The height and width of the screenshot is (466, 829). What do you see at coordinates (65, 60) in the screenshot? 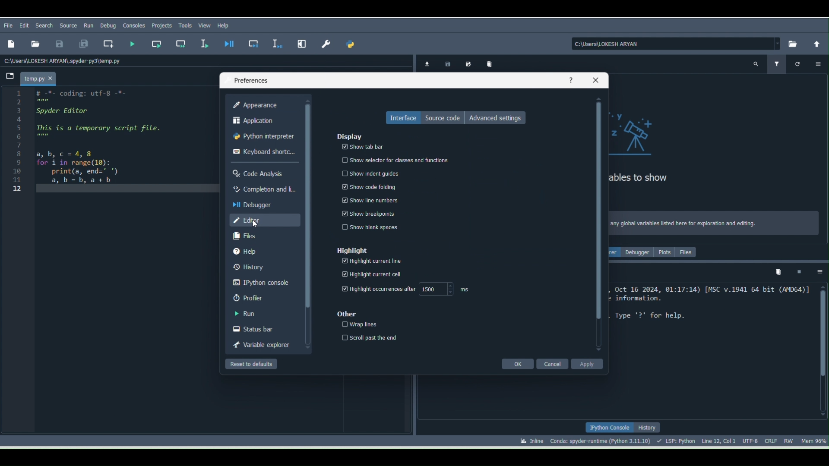
I see `File path` at bounding box center [65, 60].